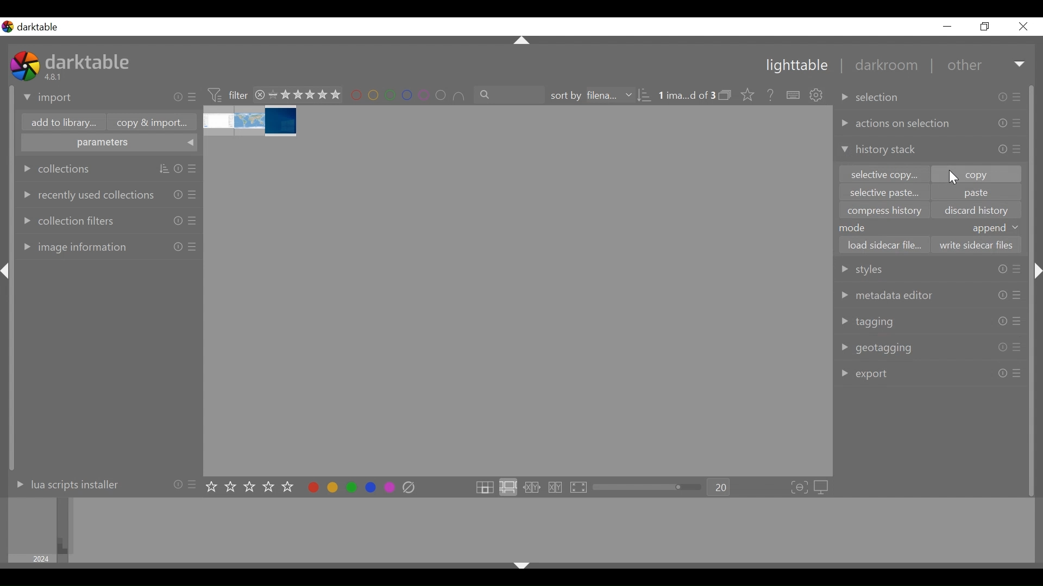 Image resolution: width=1043 pixels, height=586 pixels. I want to click on other, so click(963, 66).